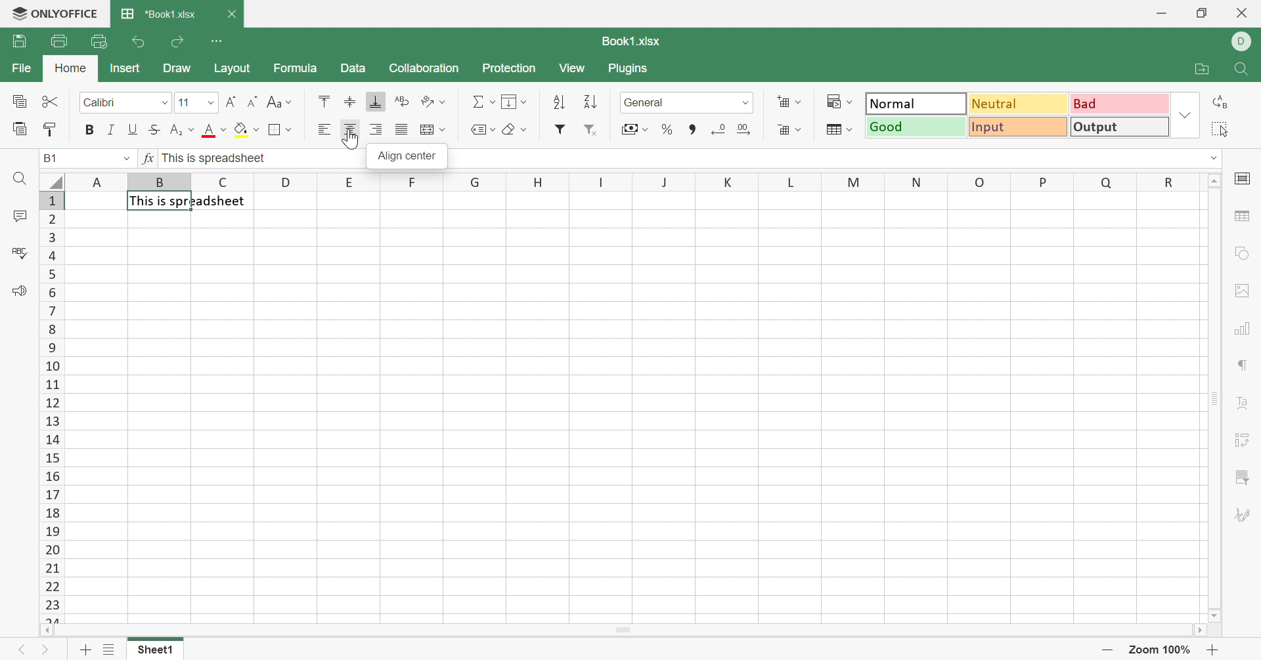 Image resolution: width=1261 pixels, height=660 pixels. I want to click on Drop Down, so click(290, 129).